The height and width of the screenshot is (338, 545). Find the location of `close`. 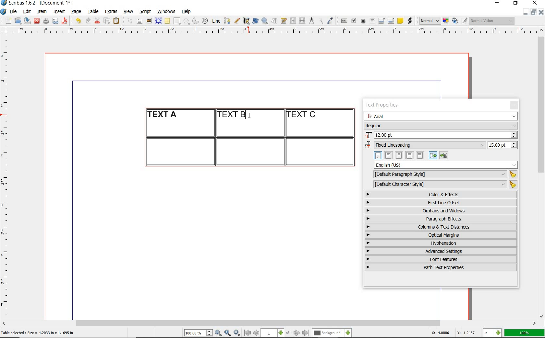

close is located at coordinates (536, 3).